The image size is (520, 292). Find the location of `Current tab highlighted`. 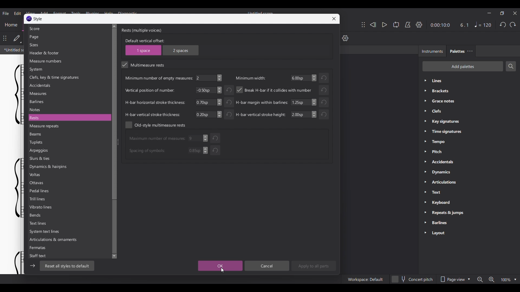

Current tab highlighted is located at coordinates (12, 50).